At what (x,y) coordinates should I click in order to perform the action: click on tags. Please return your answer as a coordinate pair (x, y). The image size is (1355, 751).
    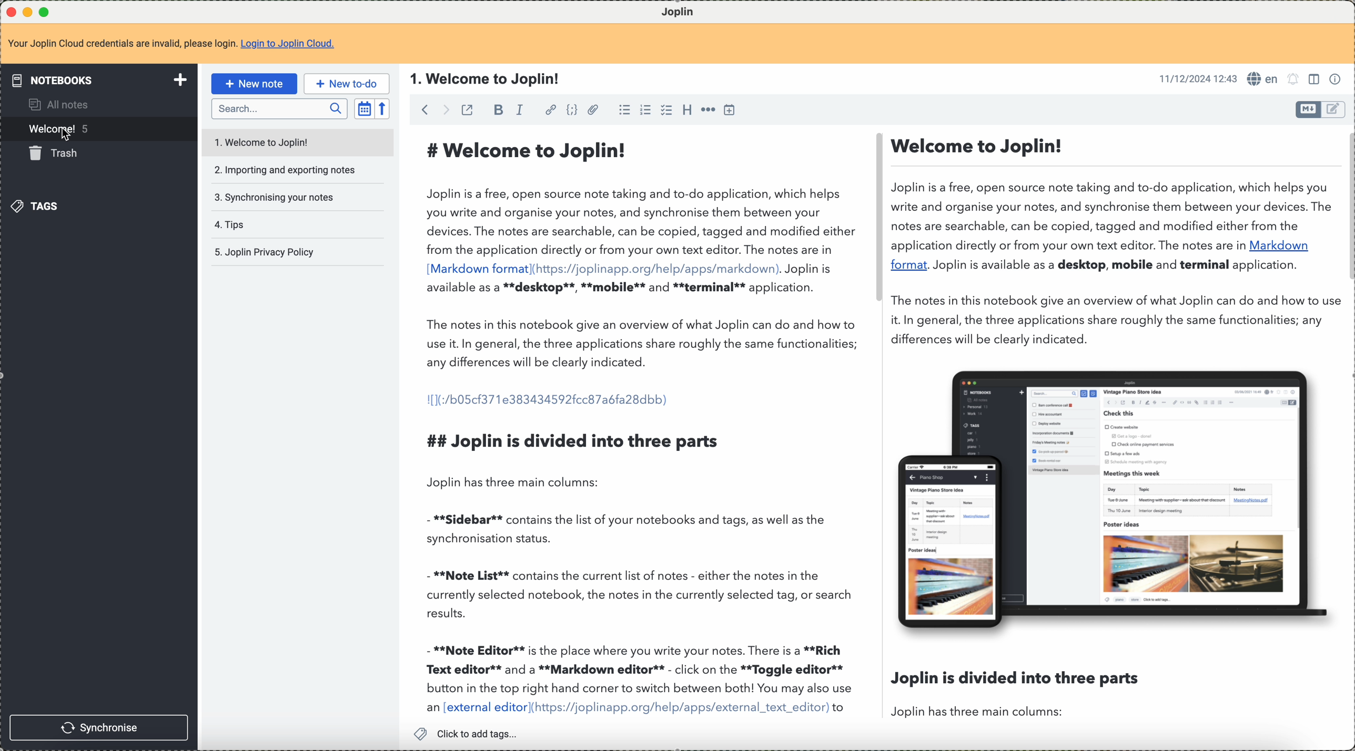
    Looking at the image, I should click on (42, 208).